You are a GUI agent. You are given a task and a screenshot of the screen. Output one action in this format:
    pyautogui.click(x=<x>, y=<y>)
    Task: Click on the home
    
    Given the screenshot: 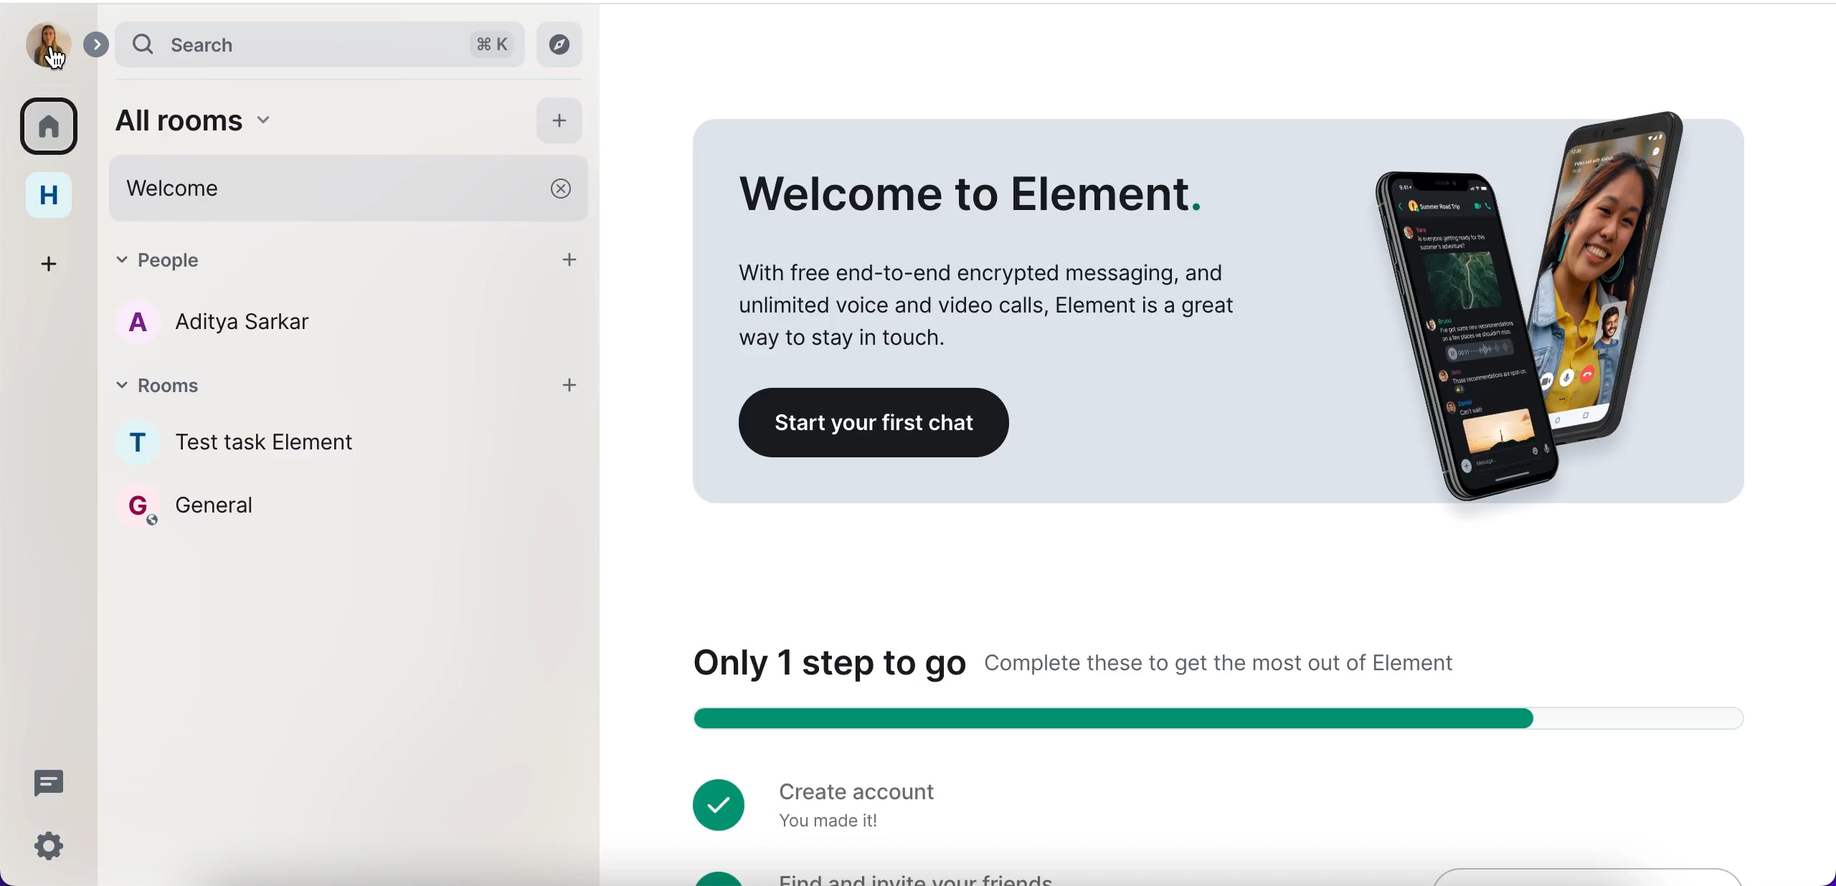 What is the action you would take?
    pyautogui.click(x=53, y=194)
    